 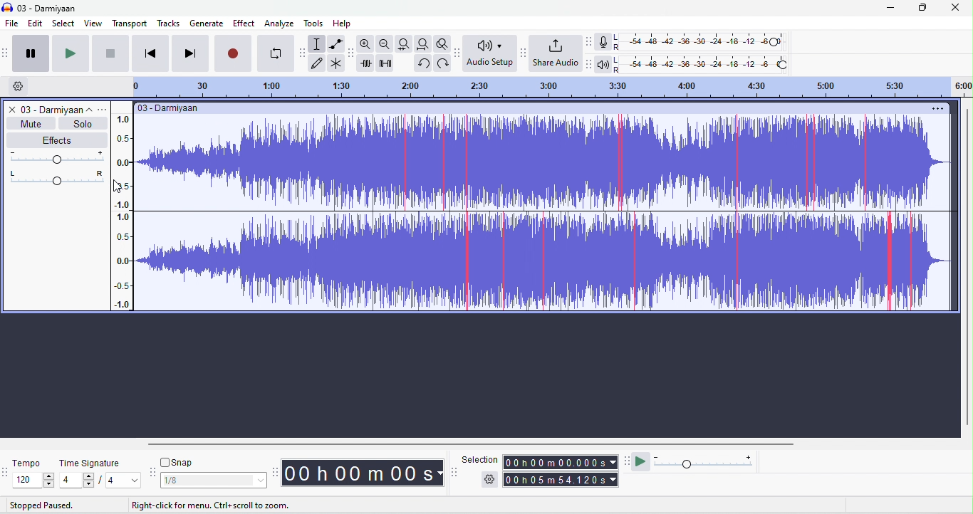 I want to click on time signature, so click(x=92, y=463).